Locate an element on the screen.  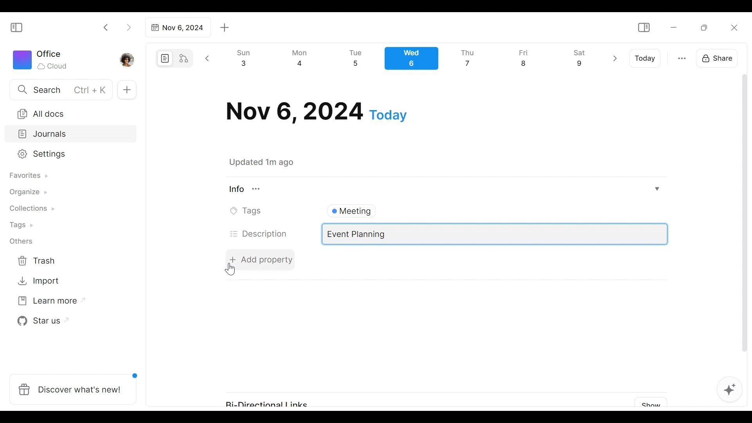
Tags Field is located at coordinates (494, 209).